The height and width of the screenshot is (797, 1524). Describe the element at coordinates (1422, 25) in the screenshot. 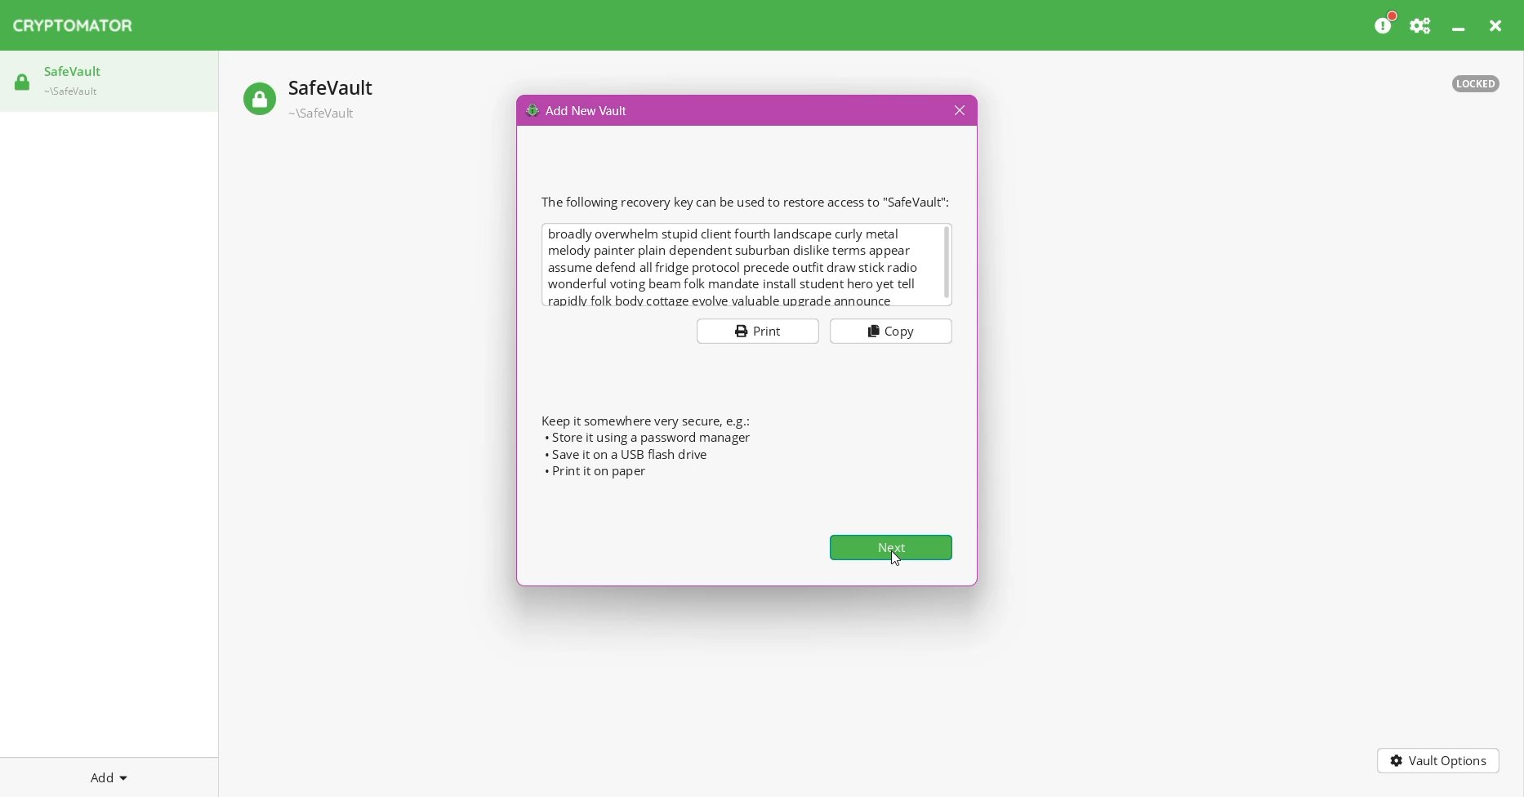

I see `Preferences` at that location.